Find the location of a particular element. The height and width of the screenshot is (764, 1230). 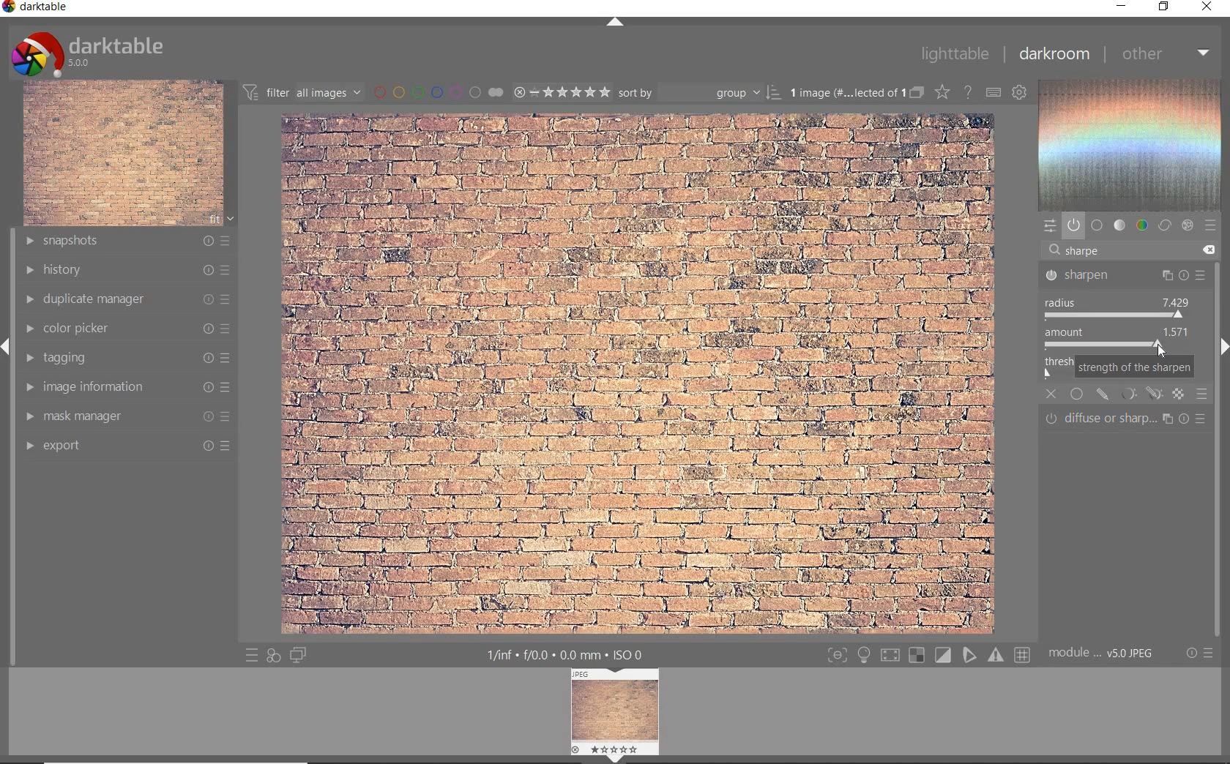

enable for online help is located at coordinates (967, 94).